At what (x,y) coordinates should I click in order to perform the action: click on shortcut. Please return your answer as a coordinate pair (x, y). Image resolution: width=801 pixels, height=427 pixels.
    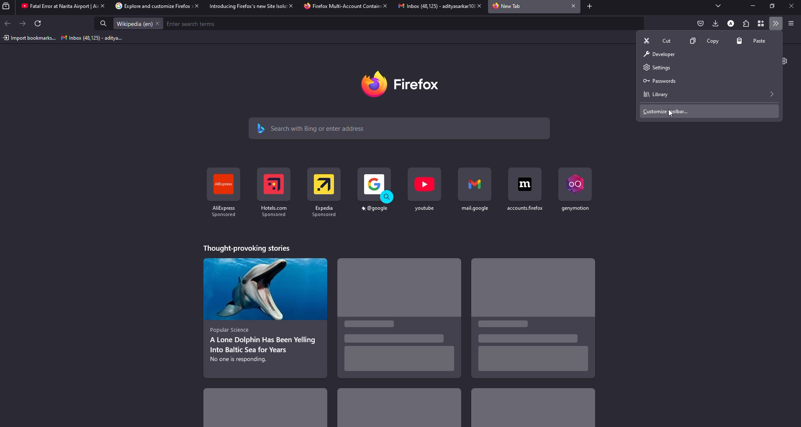
    Looking at the image, I should click on (221, 194).